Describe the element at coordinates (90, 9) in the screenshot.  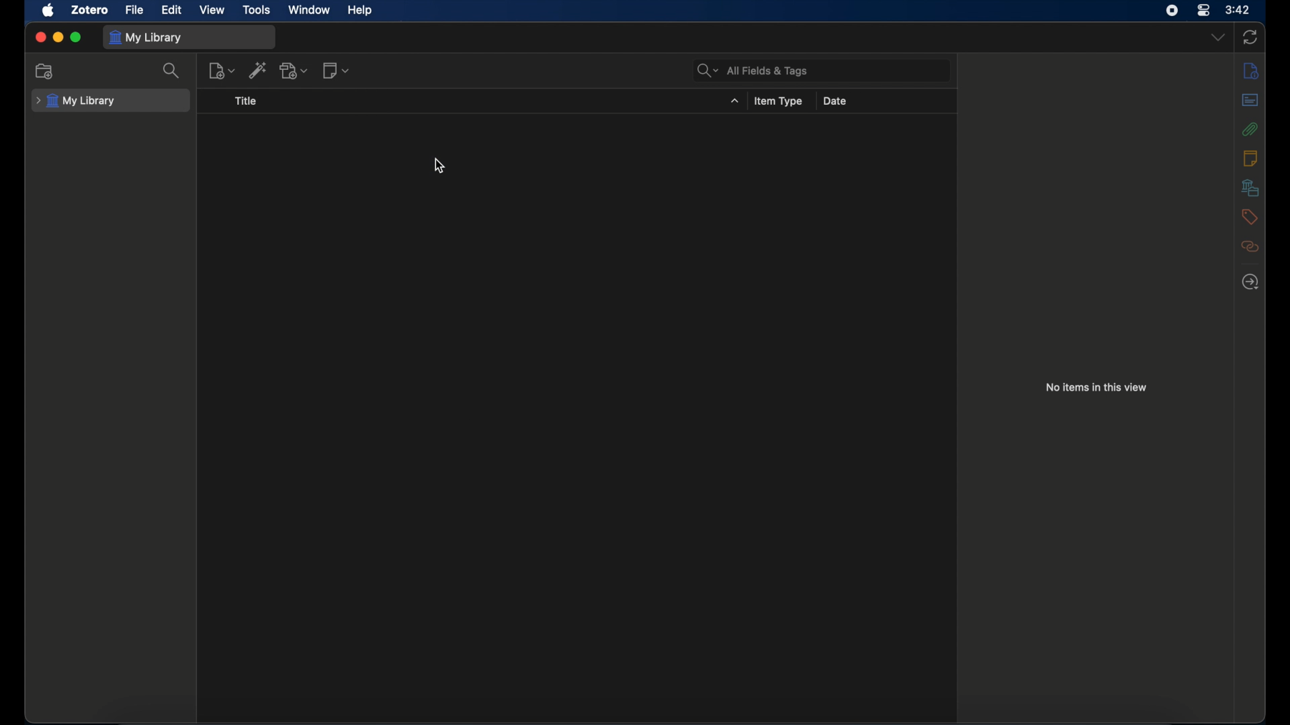
I see `zotero` at that location.